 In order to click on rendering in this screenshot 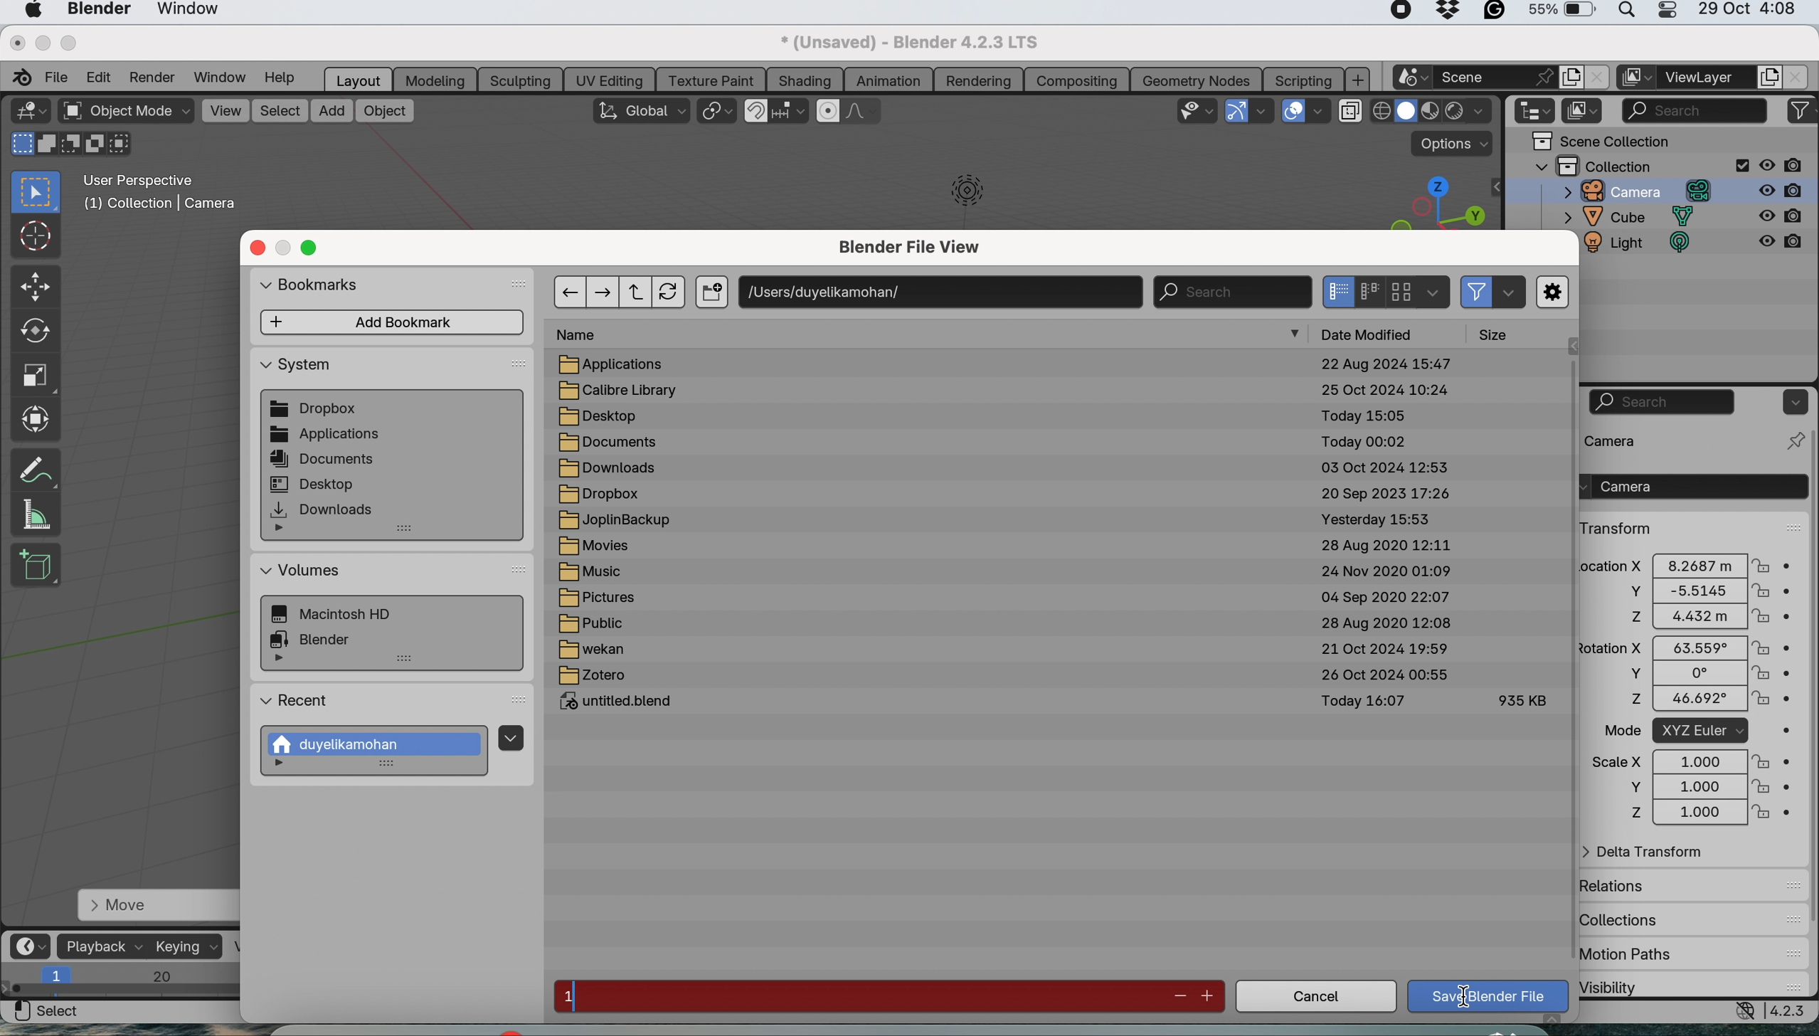, I will do `click(978, 80)`.